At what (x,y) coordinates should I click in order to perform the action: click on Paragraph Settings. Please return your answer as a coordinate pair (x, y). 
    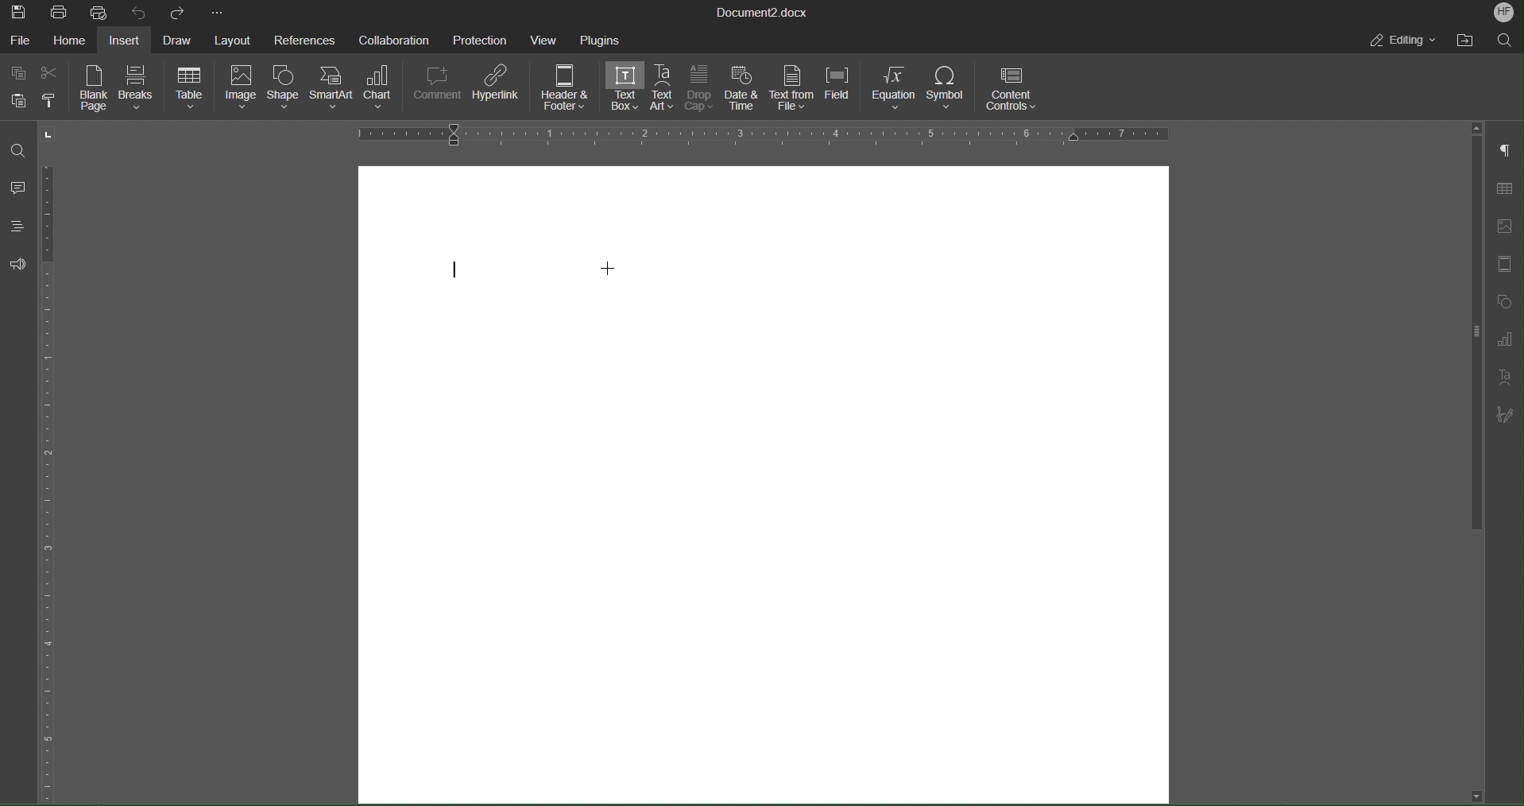
    Looking at the image, I should click on (1505, 151).